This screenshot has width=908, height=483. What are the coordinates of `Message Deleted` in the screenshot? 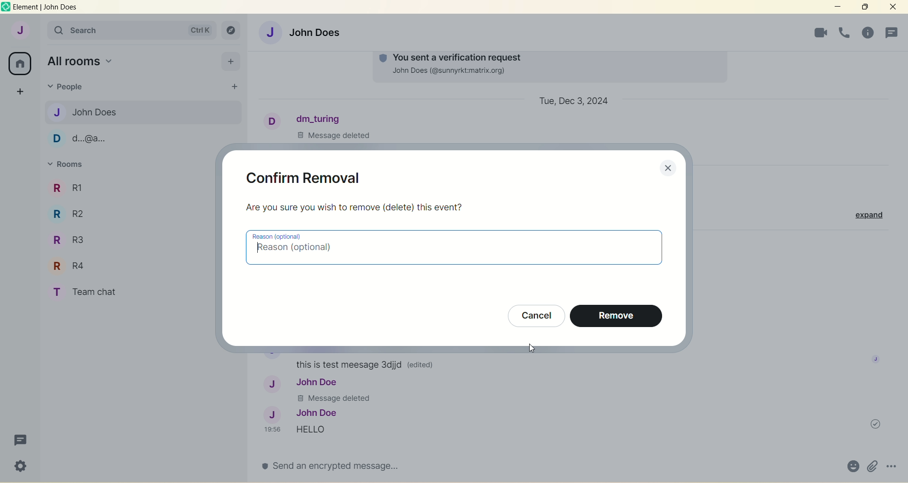 It's located at (339, 135).